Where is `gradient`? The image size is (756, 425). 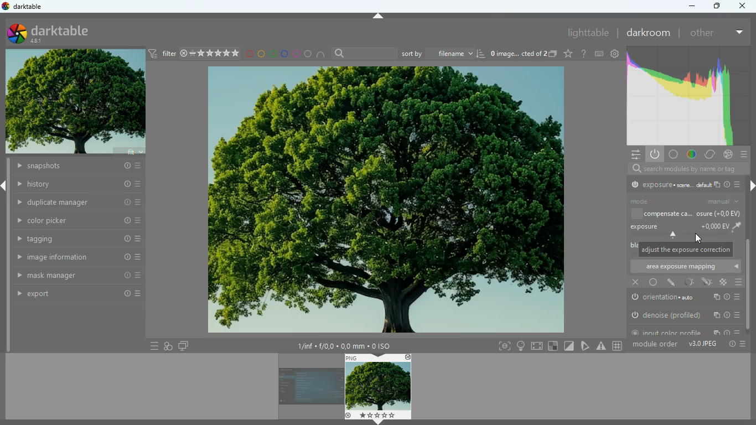
gradient is located at coordinates (691, 96).